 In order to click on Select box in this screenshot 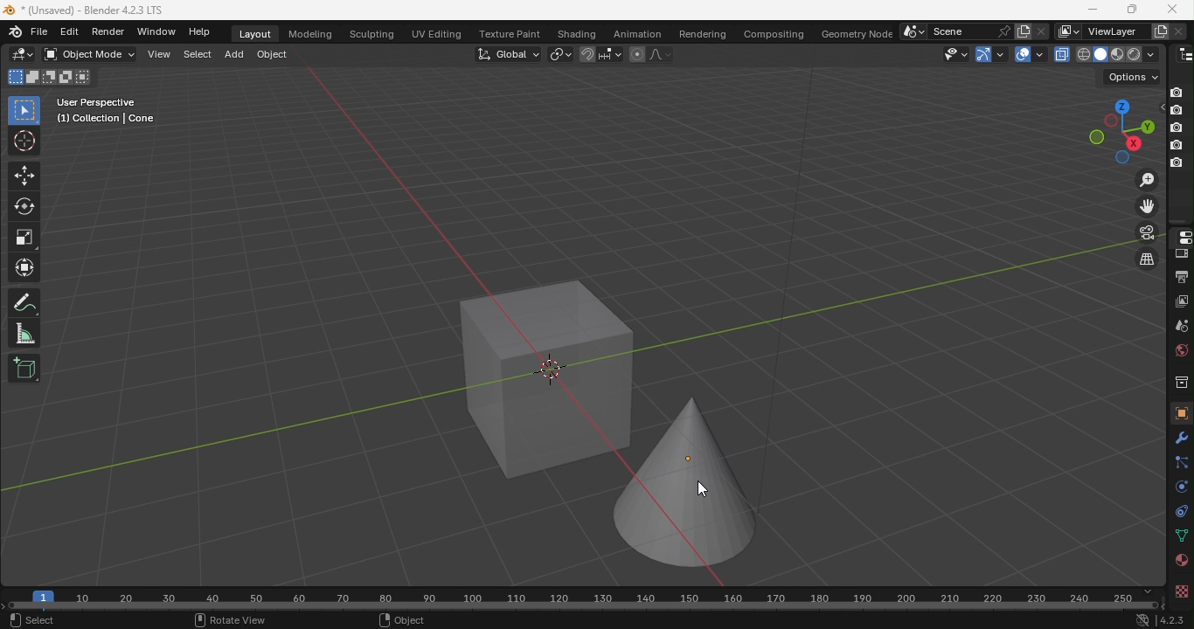, I will do `click(24, 111)`.